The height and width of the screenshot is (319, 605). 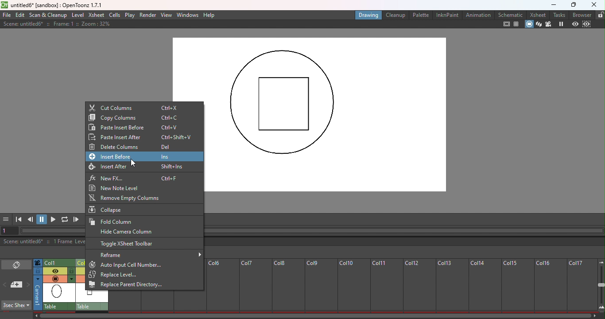 I want to click on Table, so click(x=92, y=306).